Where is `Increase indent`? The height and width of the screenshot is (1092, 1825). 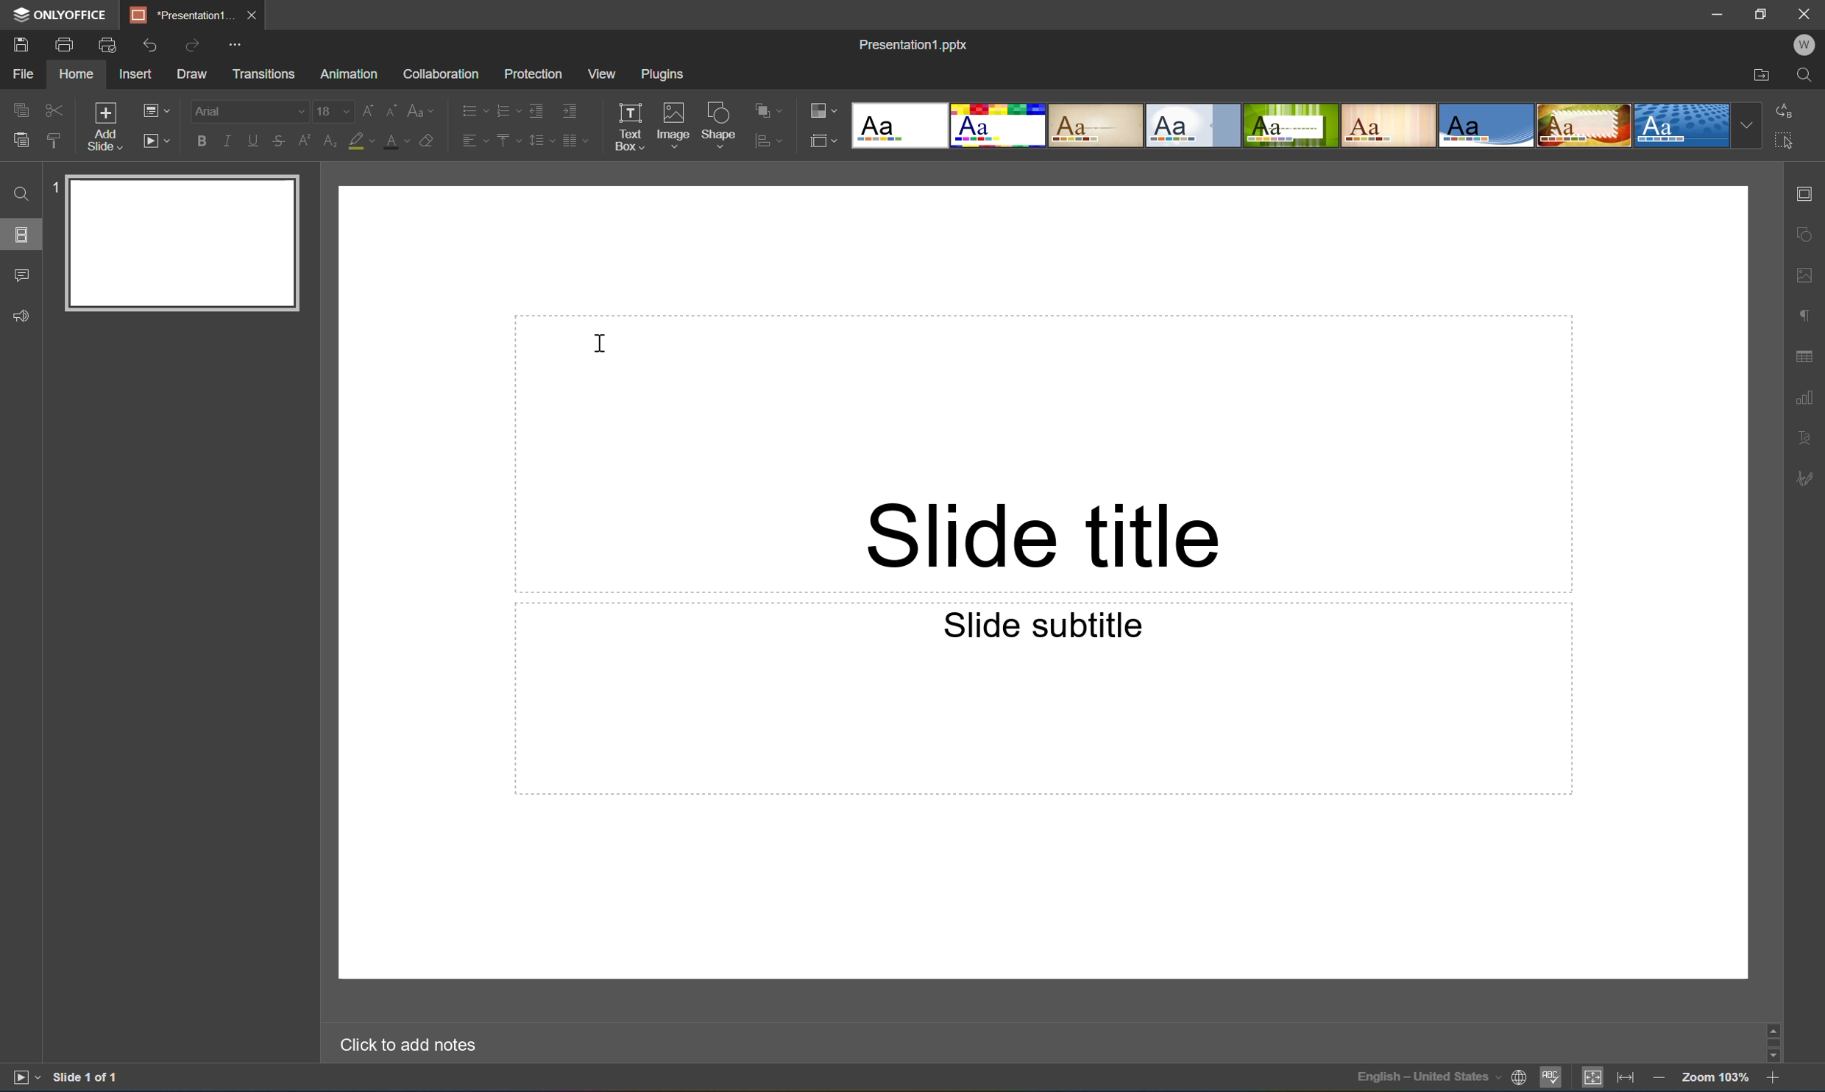
Increase indent is located at coordinates (570, 112).